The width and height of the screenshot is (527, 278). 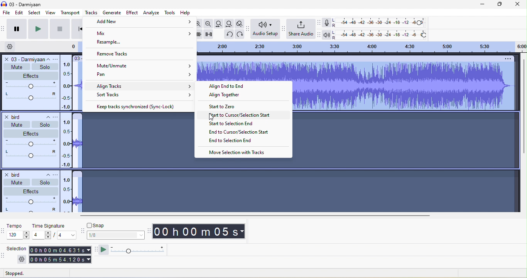 I want to click on zoom toggle, so click(x=240, y=23).